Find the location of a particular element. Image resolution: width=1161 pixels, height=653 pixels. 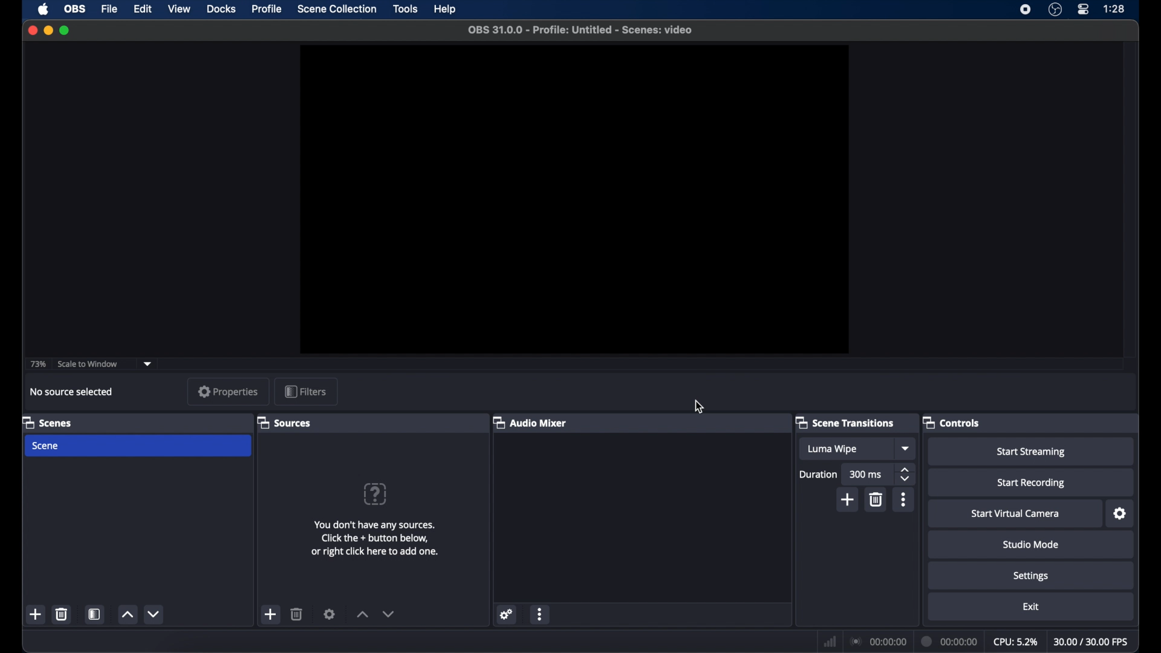

decrement is located at coordinates (389, 616).